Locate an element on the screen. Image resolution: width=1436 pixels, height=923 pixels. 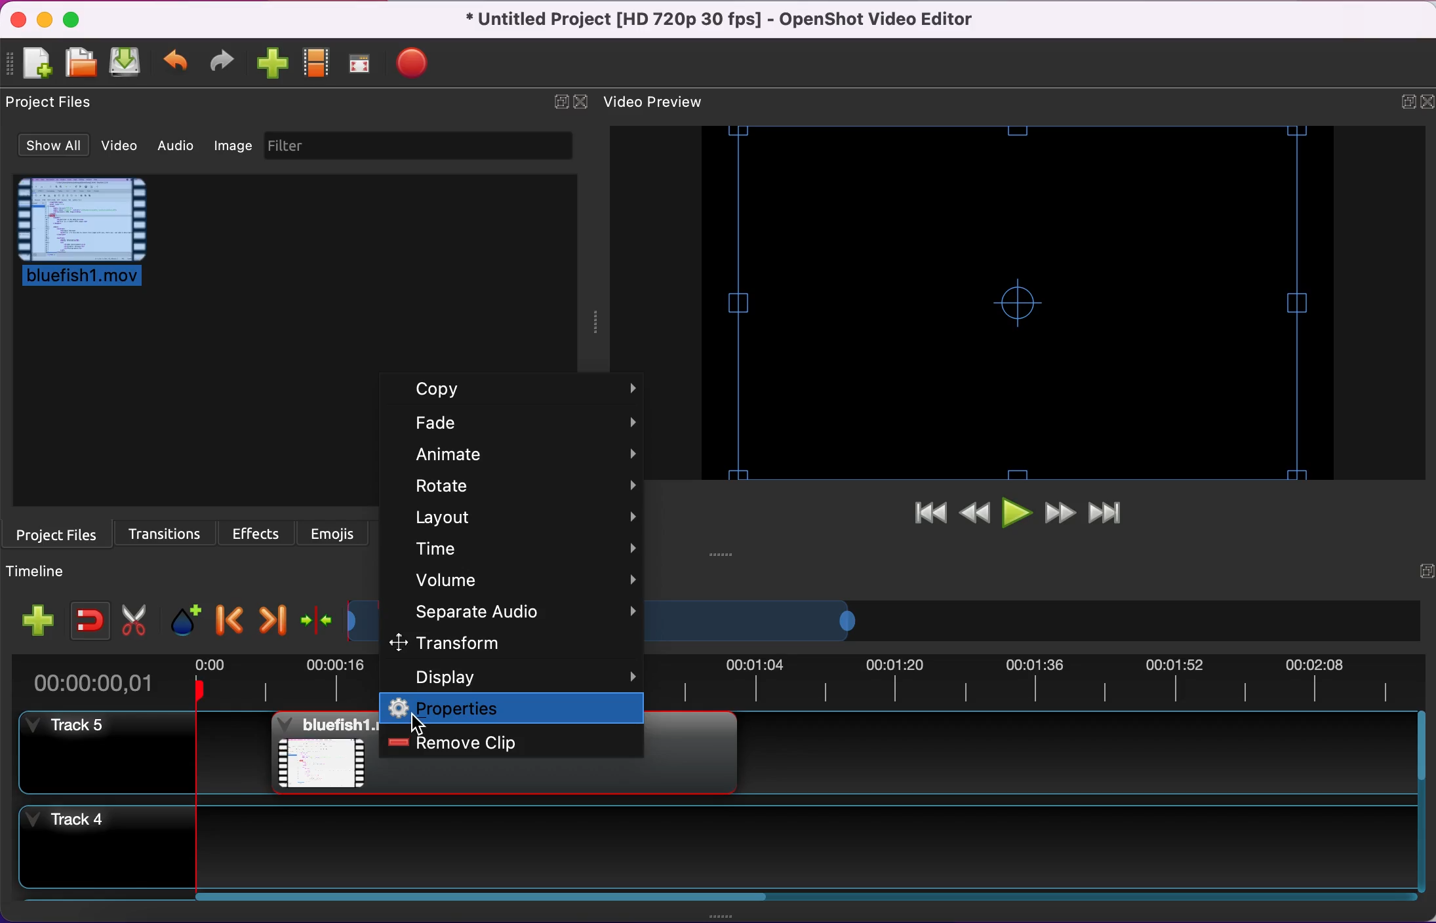
transform is located at coordinates (513, 645).